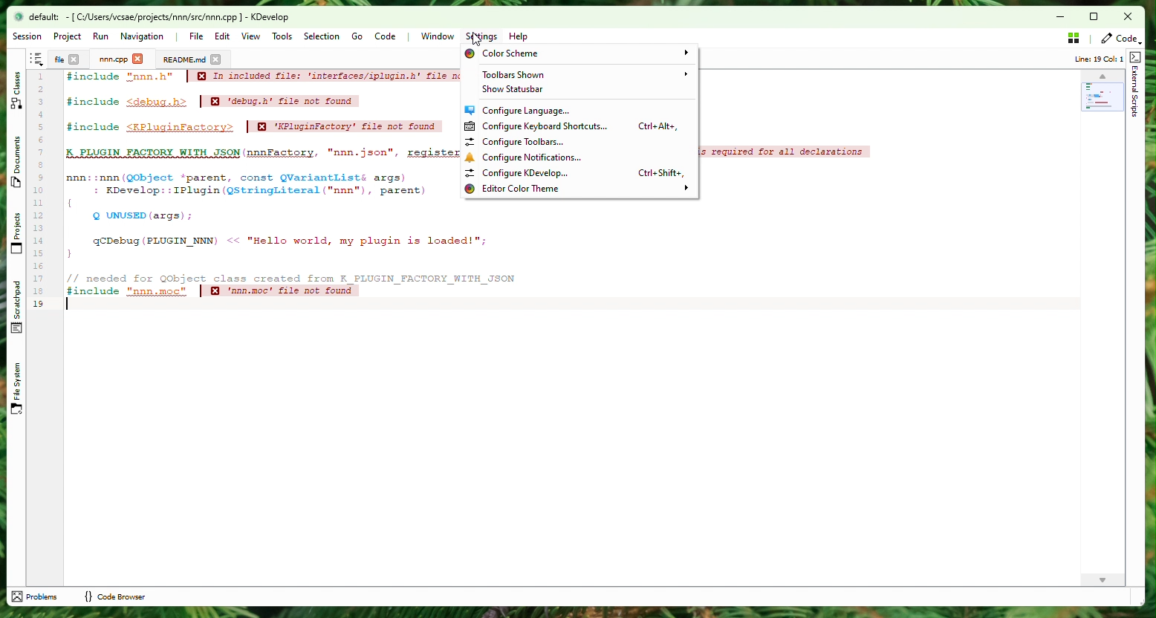  What do you see at coordinates (39, 596) in the screenshot?
I see `problems` at bounding box center [39, 596].